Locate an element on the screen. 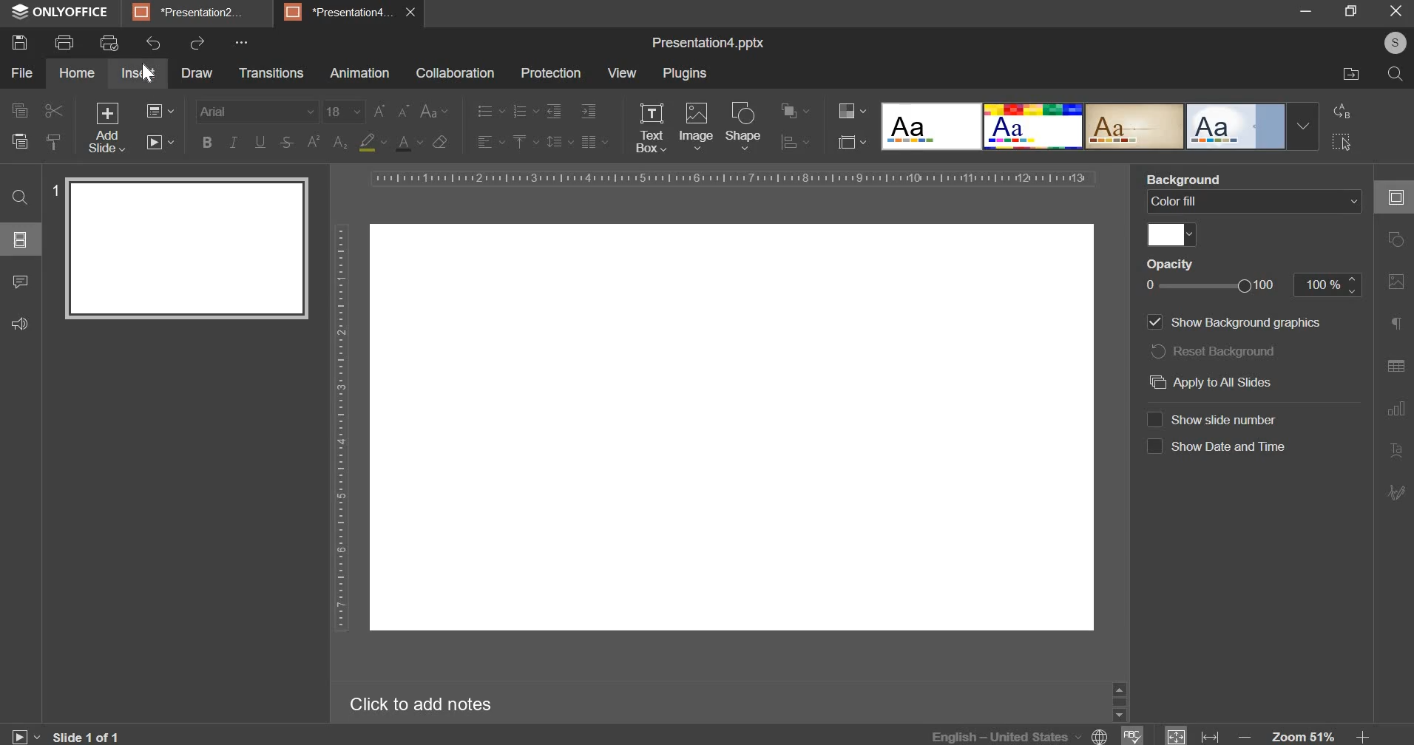  find is located at coordinates (21, 197).